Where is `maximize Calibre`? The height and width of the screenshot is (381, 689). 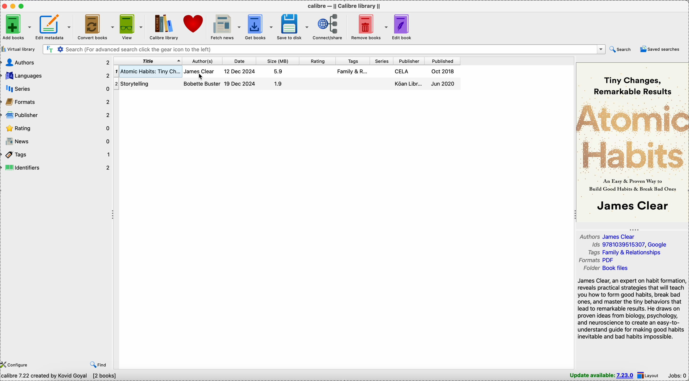
maximize Calibre is located at coordinates (23, 5).